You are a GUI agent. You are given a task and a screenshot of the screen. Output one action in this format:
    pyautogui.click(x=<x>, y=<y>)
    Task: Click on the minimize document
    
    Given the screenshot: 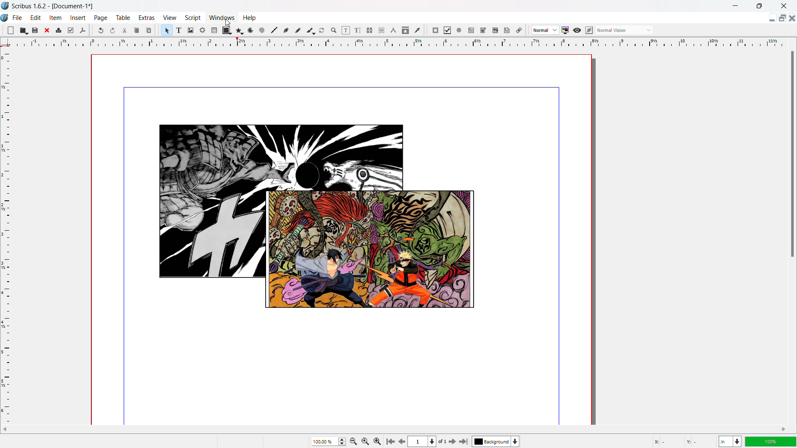 What is the action you would take?
    pyautogui.click(x=770, y=18)
    